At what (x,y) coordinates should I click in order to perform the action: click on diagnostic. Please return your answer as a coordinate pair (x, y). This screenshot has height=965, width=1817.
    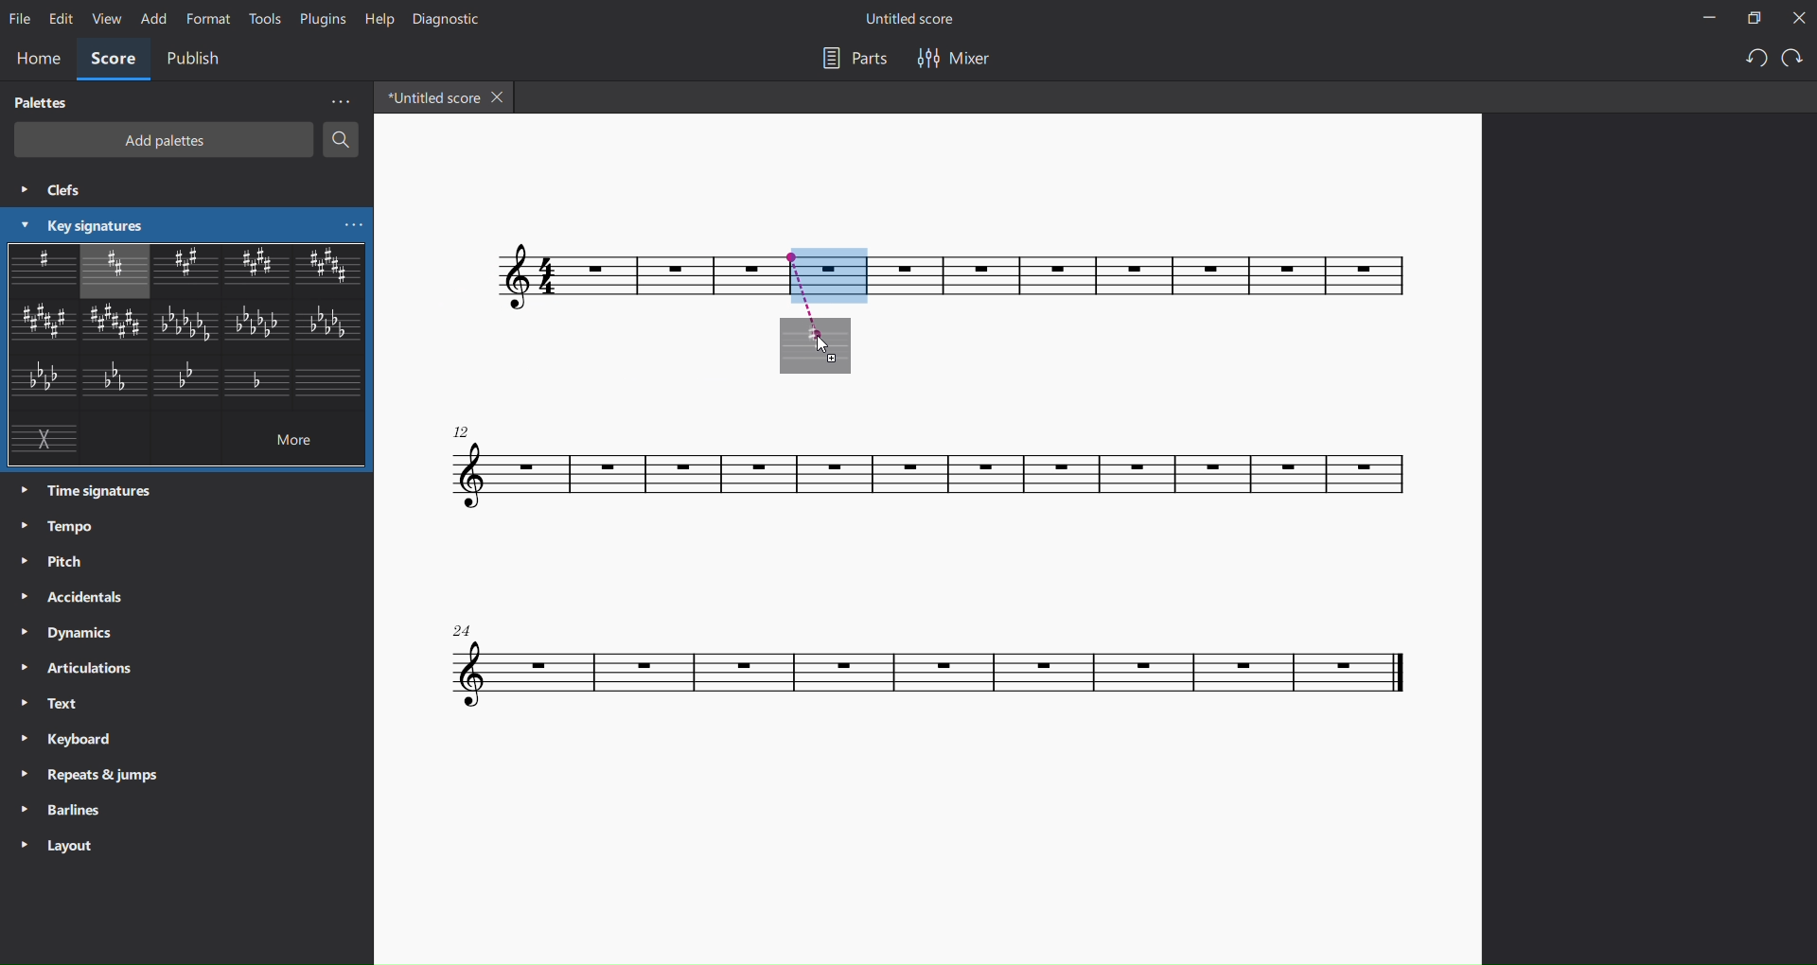
    Looking at the image, I should click on (450, 20).